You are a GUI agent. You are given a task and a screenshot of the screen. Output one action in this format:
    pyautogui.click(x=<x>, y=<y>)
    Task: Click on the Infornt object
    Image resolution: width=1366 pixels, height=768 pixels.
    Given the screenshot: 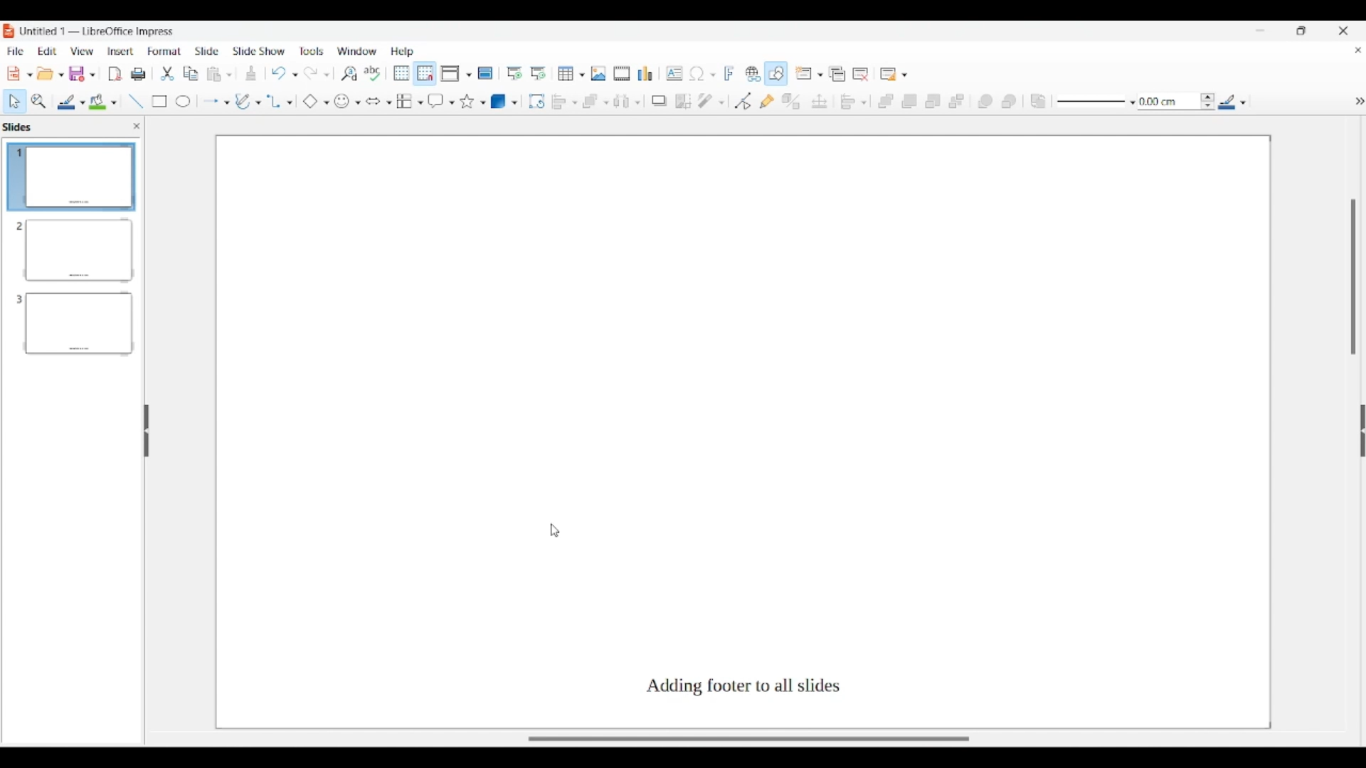 What is the action you would take?
    pyautogui.click(x=985, y=102)
    